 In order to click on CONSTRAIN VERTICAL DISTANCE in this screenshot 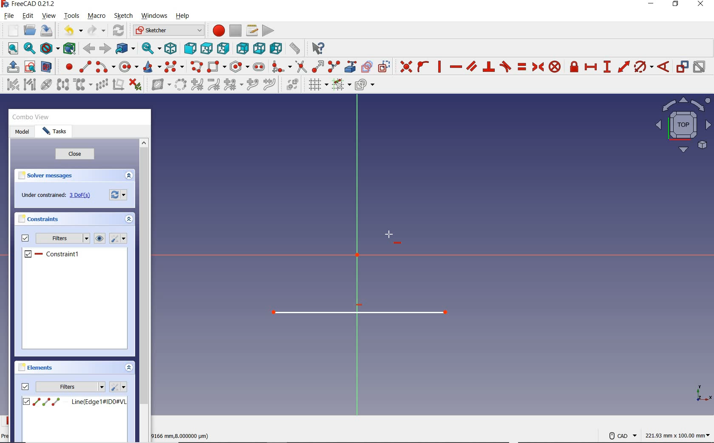, I will do `click(607, 66)`.